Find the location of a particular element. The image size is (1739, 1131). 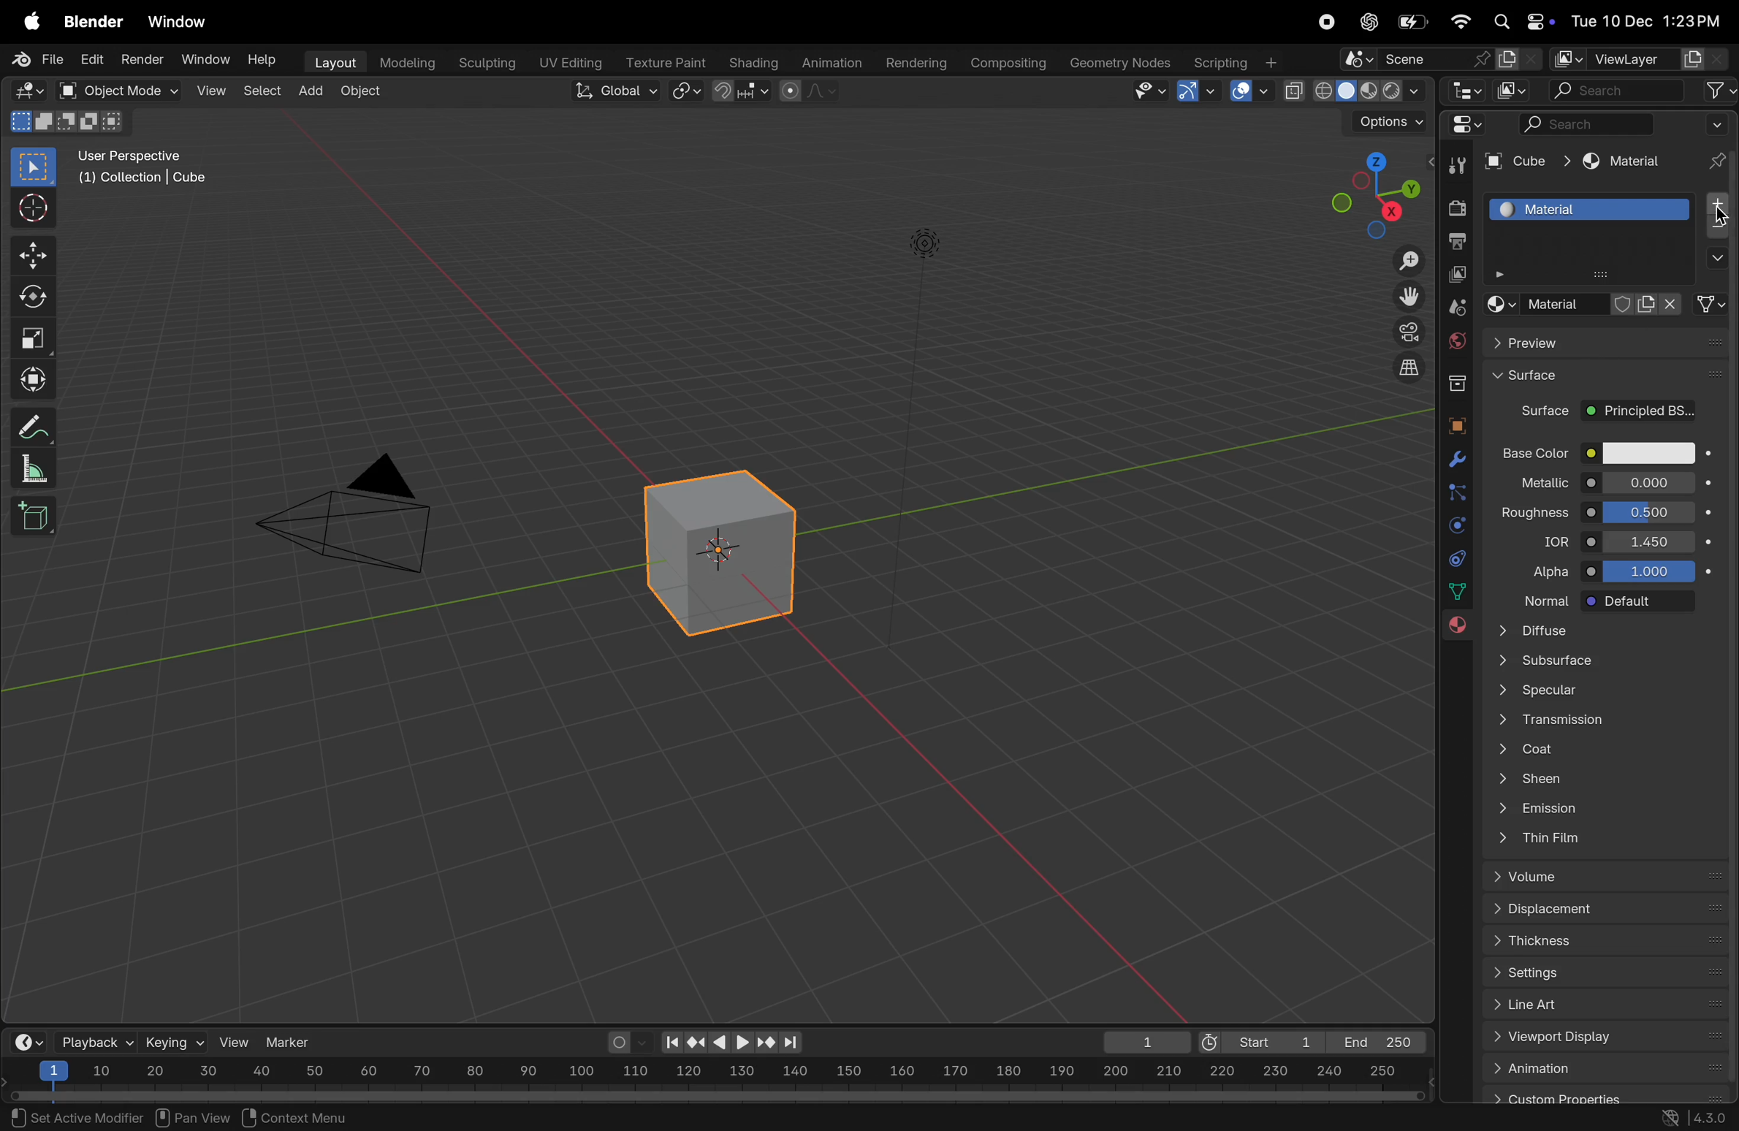

snap is located at coordinates (688, 92).